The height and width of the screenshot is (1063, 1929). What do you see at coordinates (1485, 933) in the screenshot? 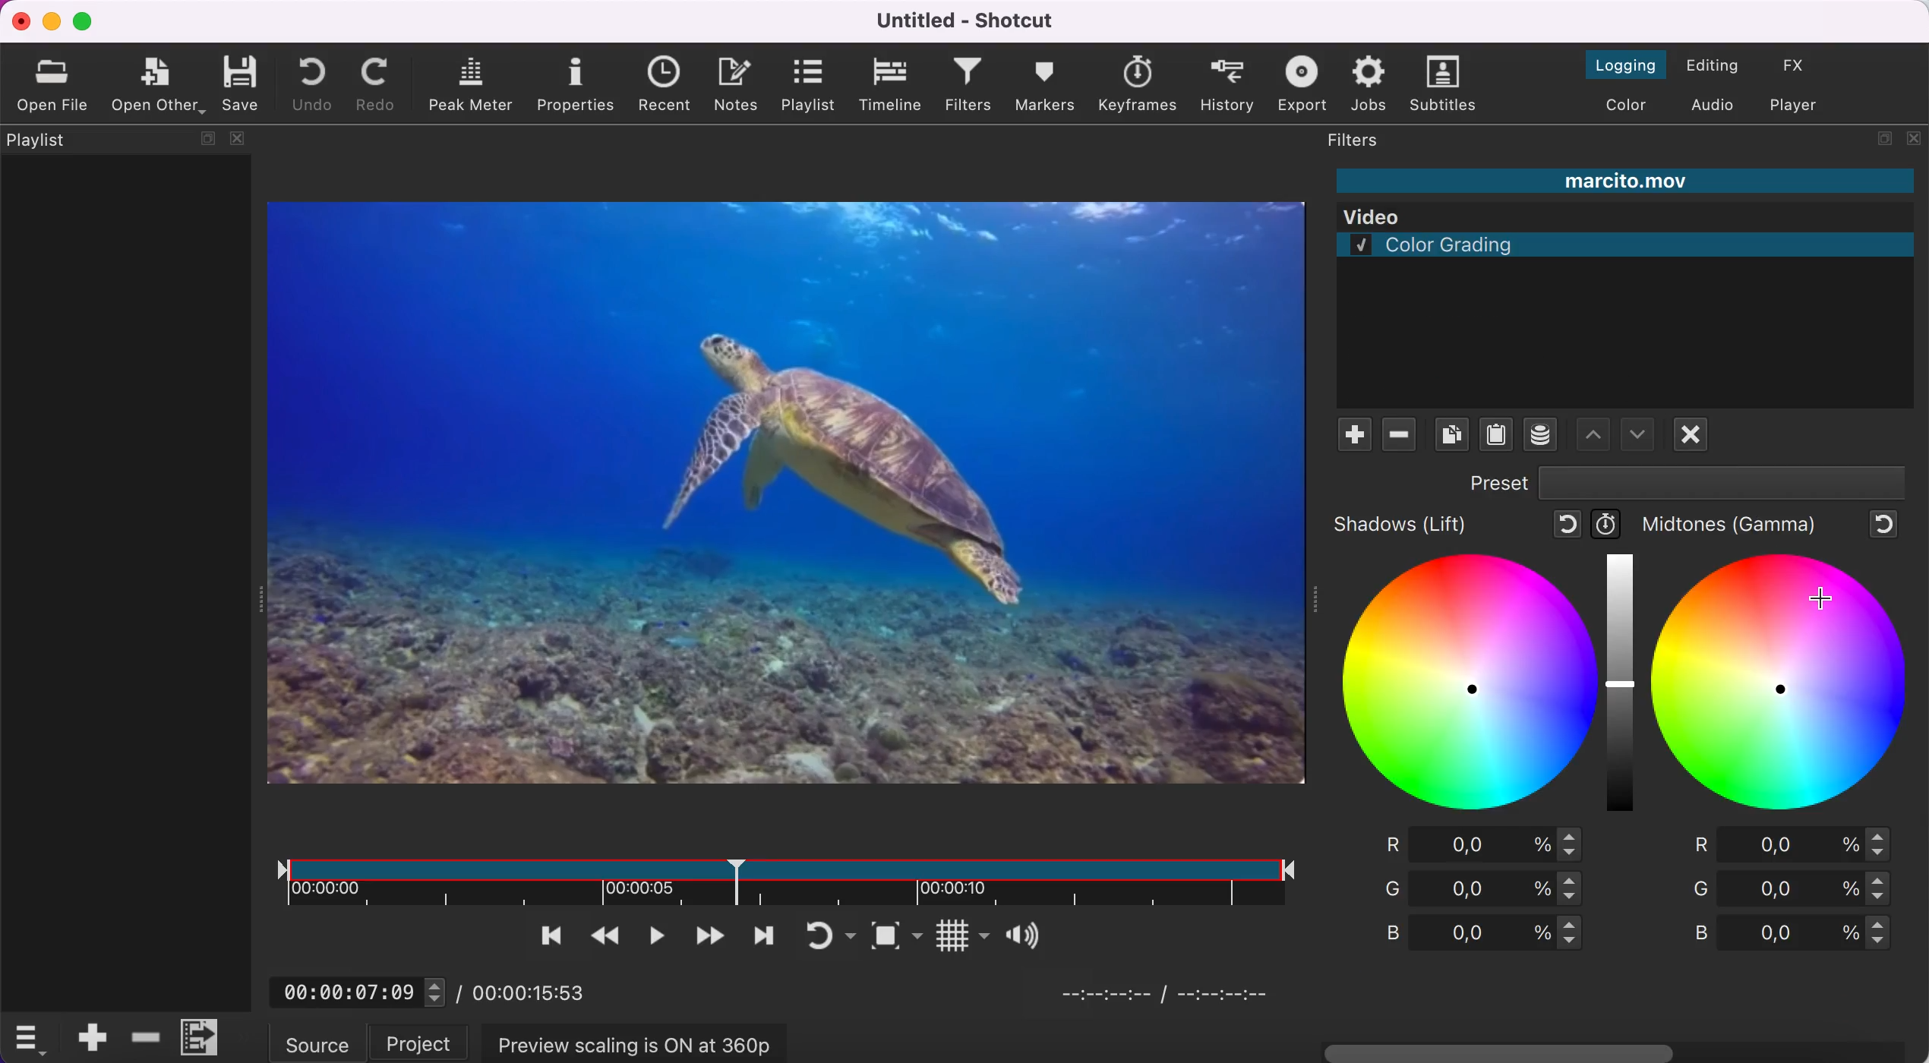
I see `blue` at bounding box center [1485, 933].